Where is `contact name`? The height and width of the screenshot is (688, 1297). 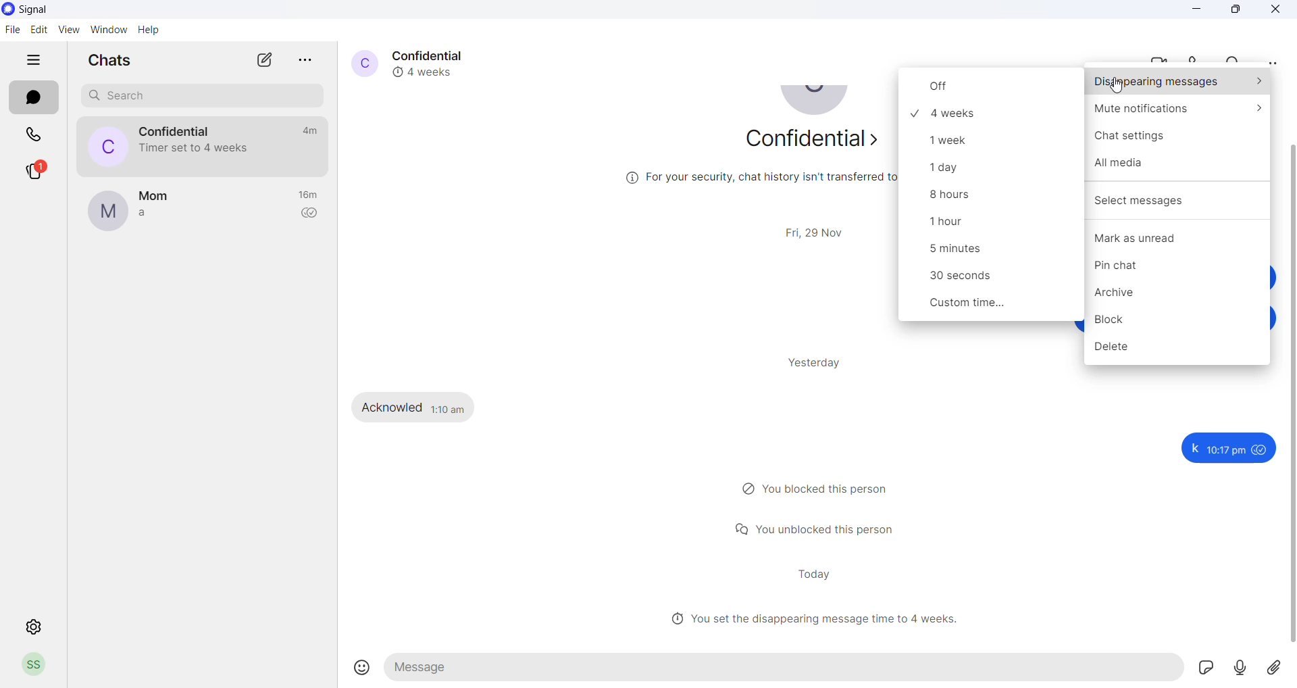
contact name is located at coordinates (434, 54).